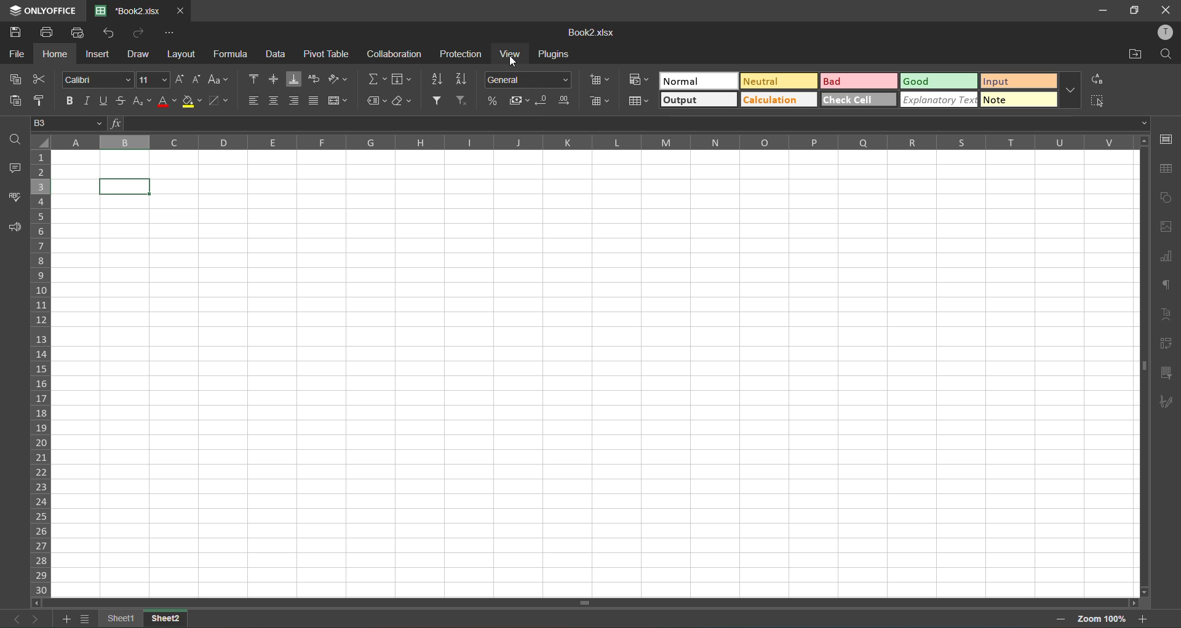  What do you see at coordinates (640, 101) in the screenshot?
I see `format as table` at bounding box center [640, 101].